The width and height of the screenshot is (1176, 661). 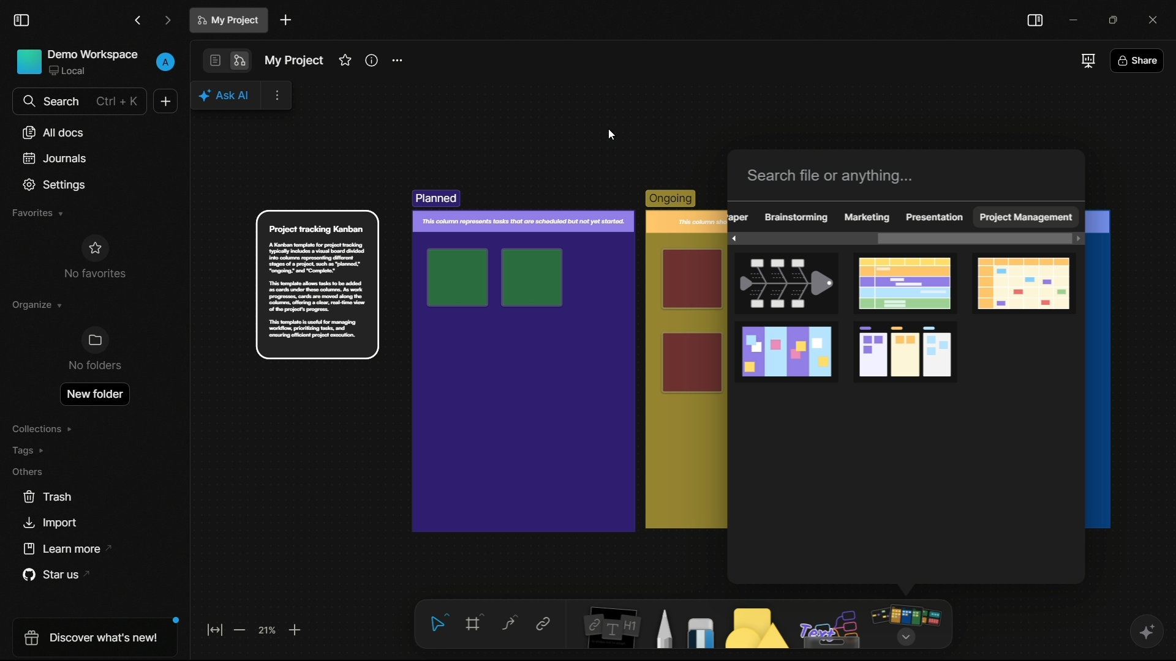 What do you see at coordinates (345, 60) in the screenshot?
I see `favorites` at bounding box center [345, 60].